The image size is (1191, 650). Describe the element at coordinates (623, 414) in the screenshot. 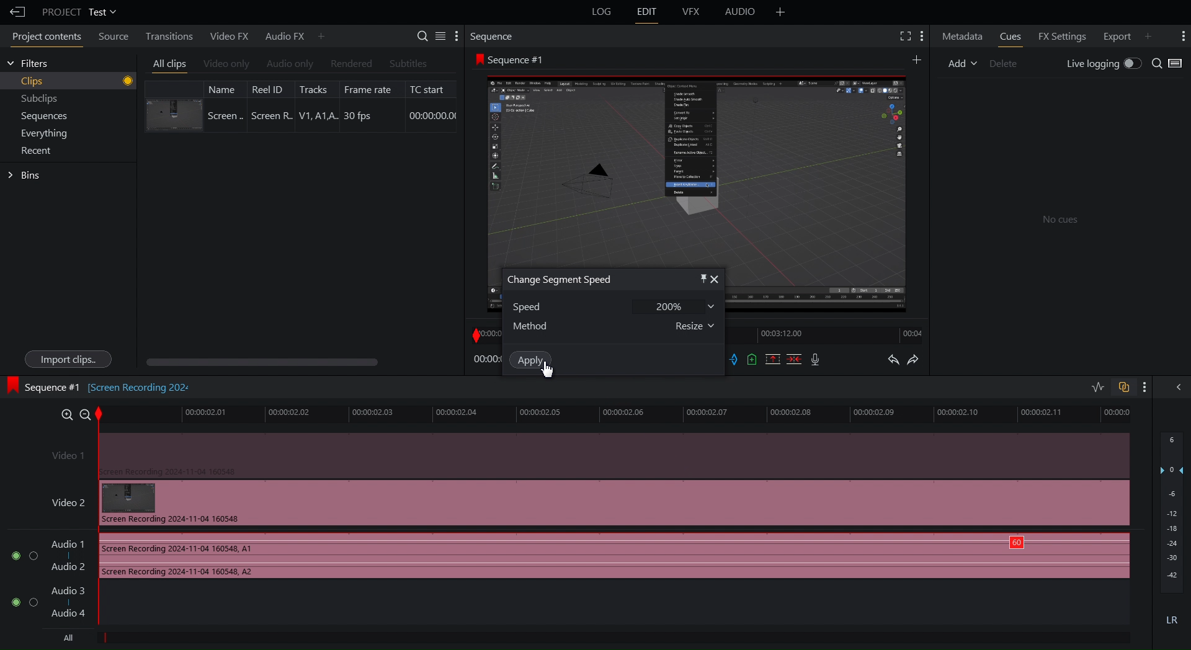

I see `Timeline` at that location.